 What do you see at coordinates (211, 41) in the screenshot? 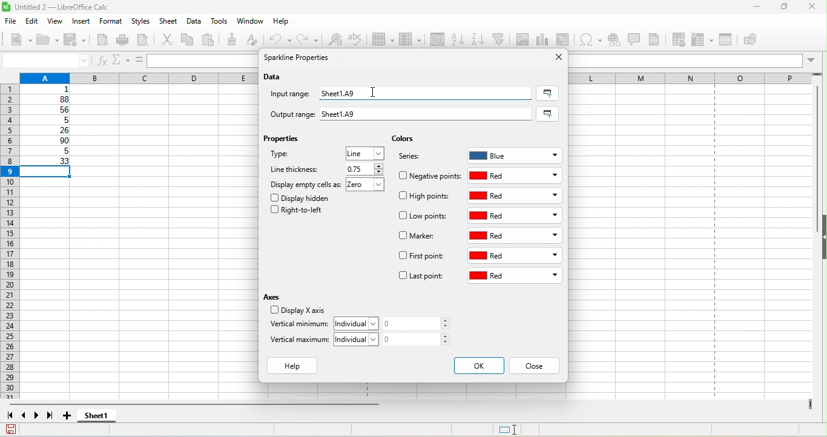
I see `paste` at bounding box center [211, 41].